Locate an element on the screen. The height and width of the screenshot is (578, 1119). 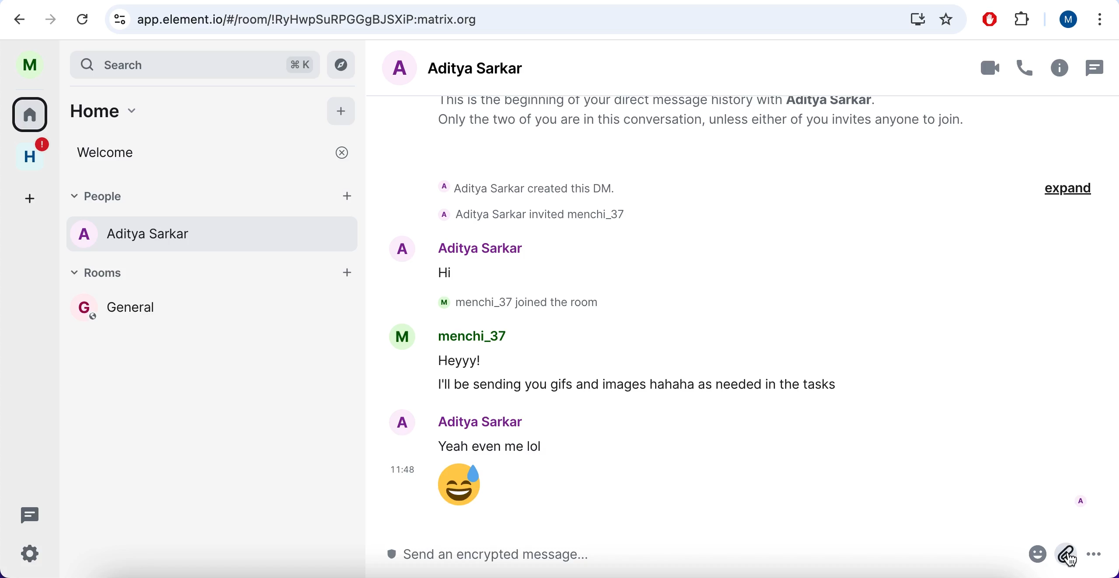
add is located at coordinates (343, 109).